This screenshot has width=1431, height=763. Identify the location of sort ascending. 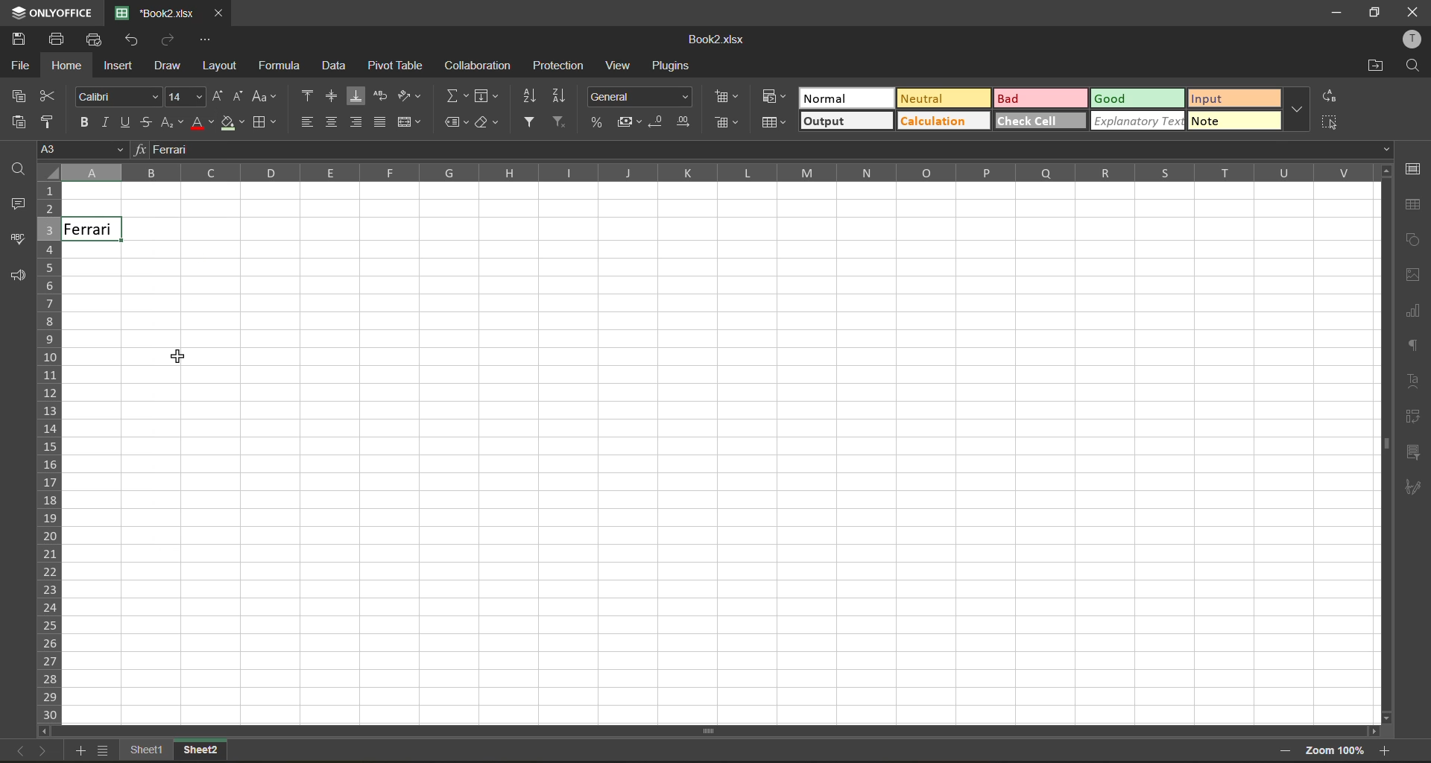
(528, 98).